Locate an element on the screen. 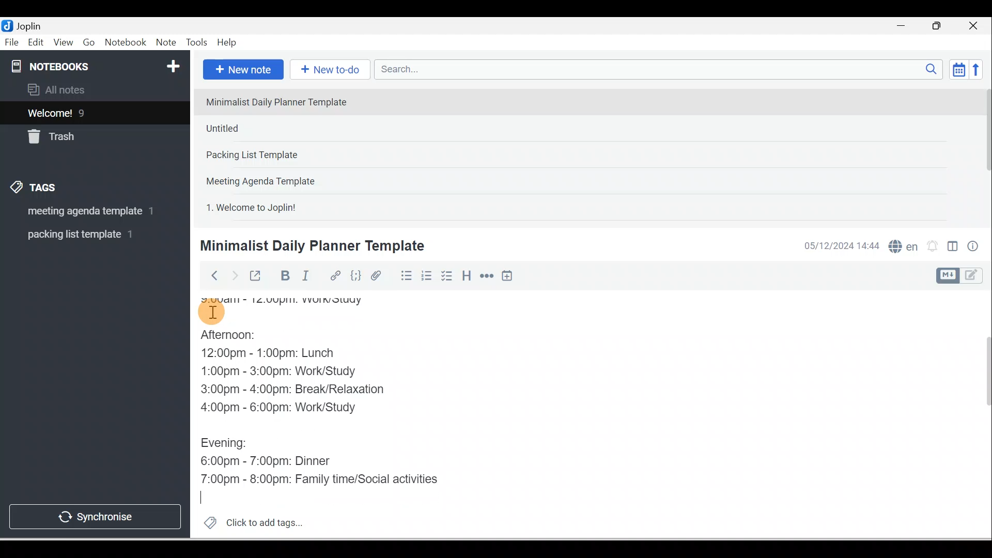 The height and width of the screenshot is (558, 992). Forward is located at coordinates (234, 275).